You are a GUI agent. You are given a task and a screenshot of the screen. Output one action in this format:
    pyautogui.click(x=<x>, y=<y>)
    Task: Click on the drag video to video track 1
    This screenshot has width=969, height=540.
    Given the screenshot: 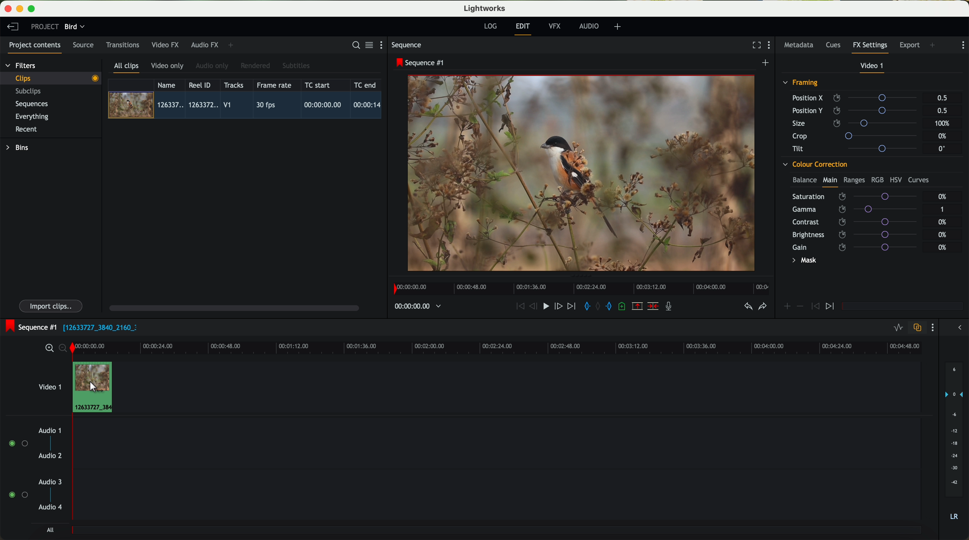 What is the action you would take?
    pyautogui.click(x=98, y=384)
    